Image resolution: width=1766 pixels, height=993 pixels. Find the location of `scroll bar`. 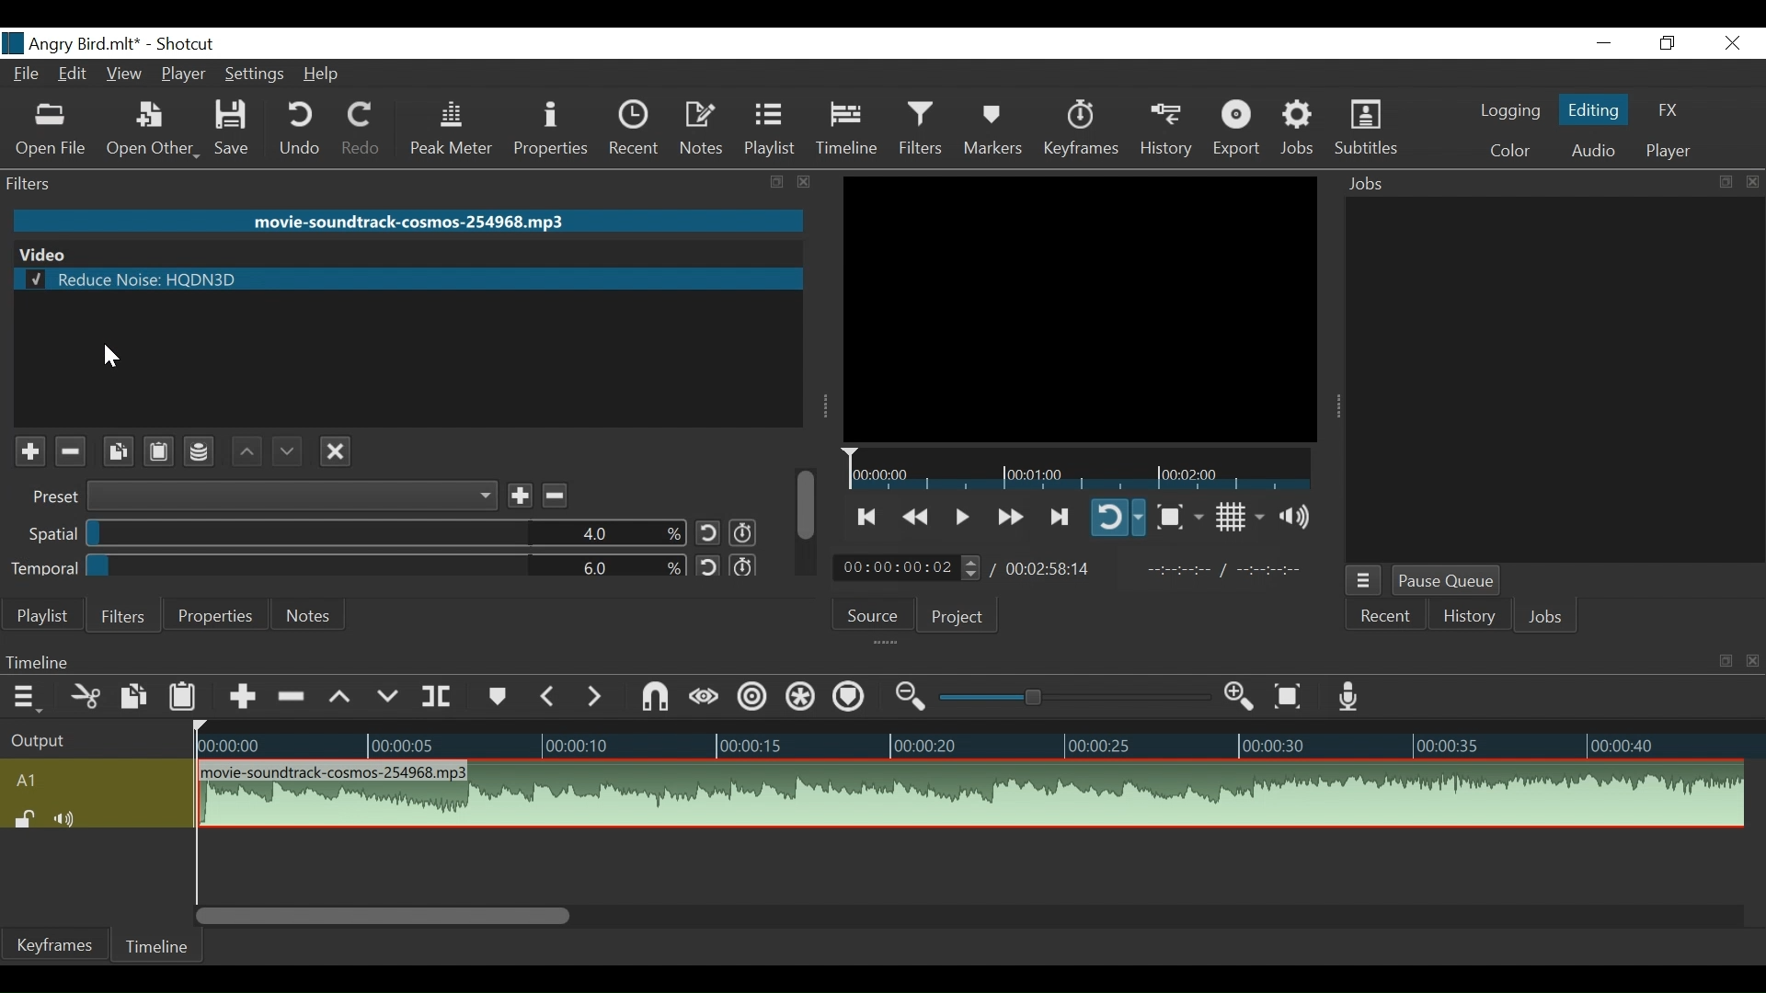

scroll bar is located at coordinates (806, 506).